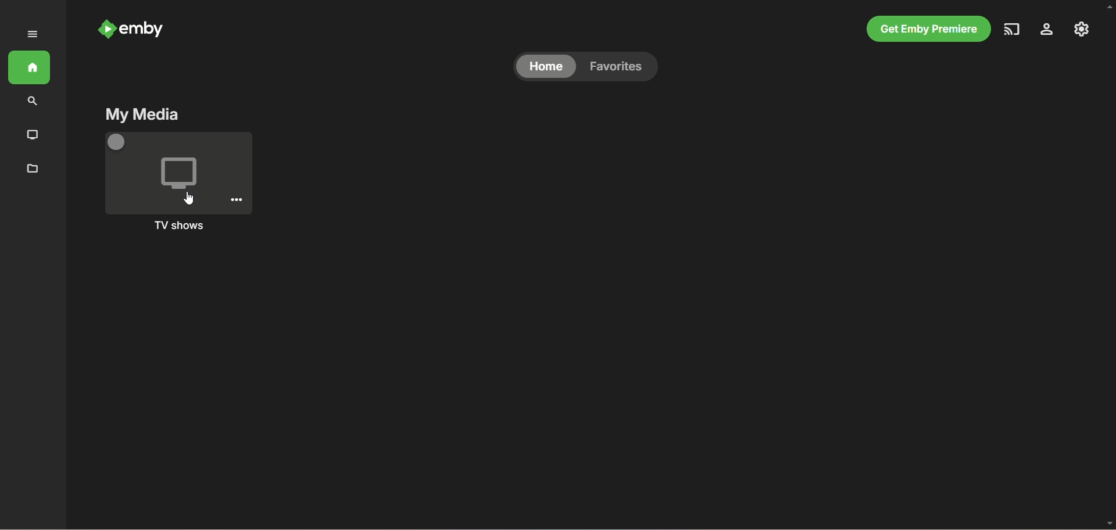  I want to click on settings, so click(1047, 29).